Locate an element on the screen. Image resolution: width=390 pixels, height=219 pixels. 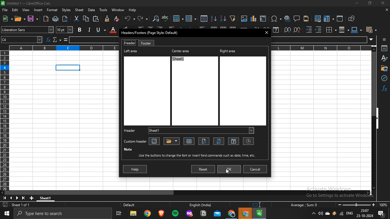
libreoffice calc is located at coordinates (260, 213).